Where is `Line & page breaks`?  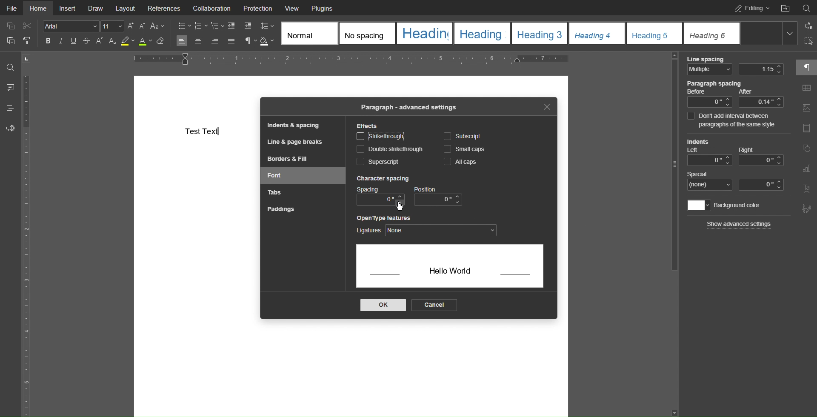
Line & page breaks is located at coordinates (294, 141).